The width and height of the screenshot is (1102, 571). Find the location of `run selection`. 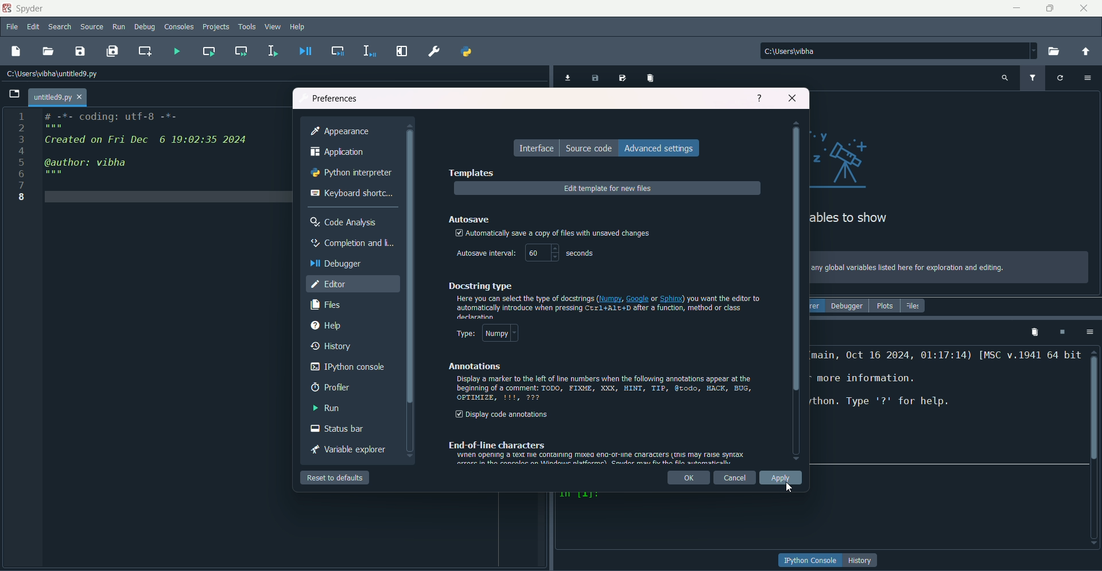

run selection is located at coordinates (273, 51).